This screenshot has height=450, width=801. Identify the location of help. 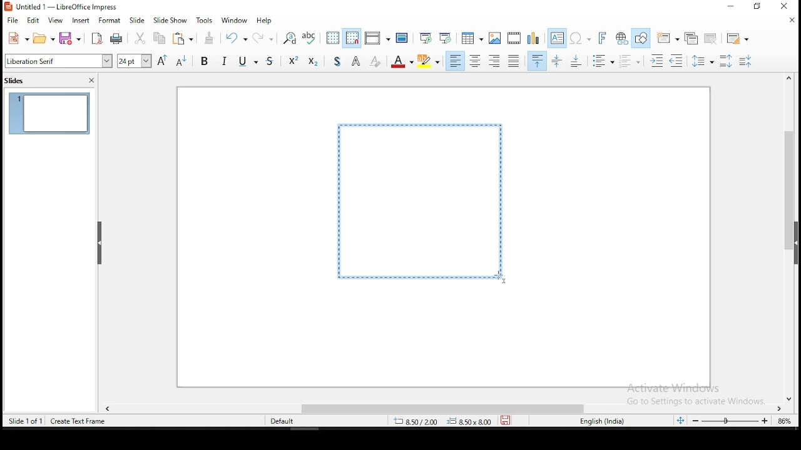
(265, 19).